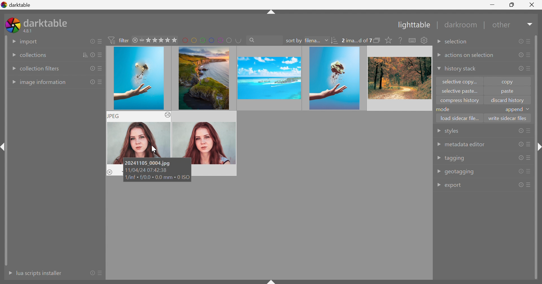 The height and width of the screenshot is (284, 542). Describe the element at coordinates (312, 41) in the screenshot. I see `filena...` at that location.